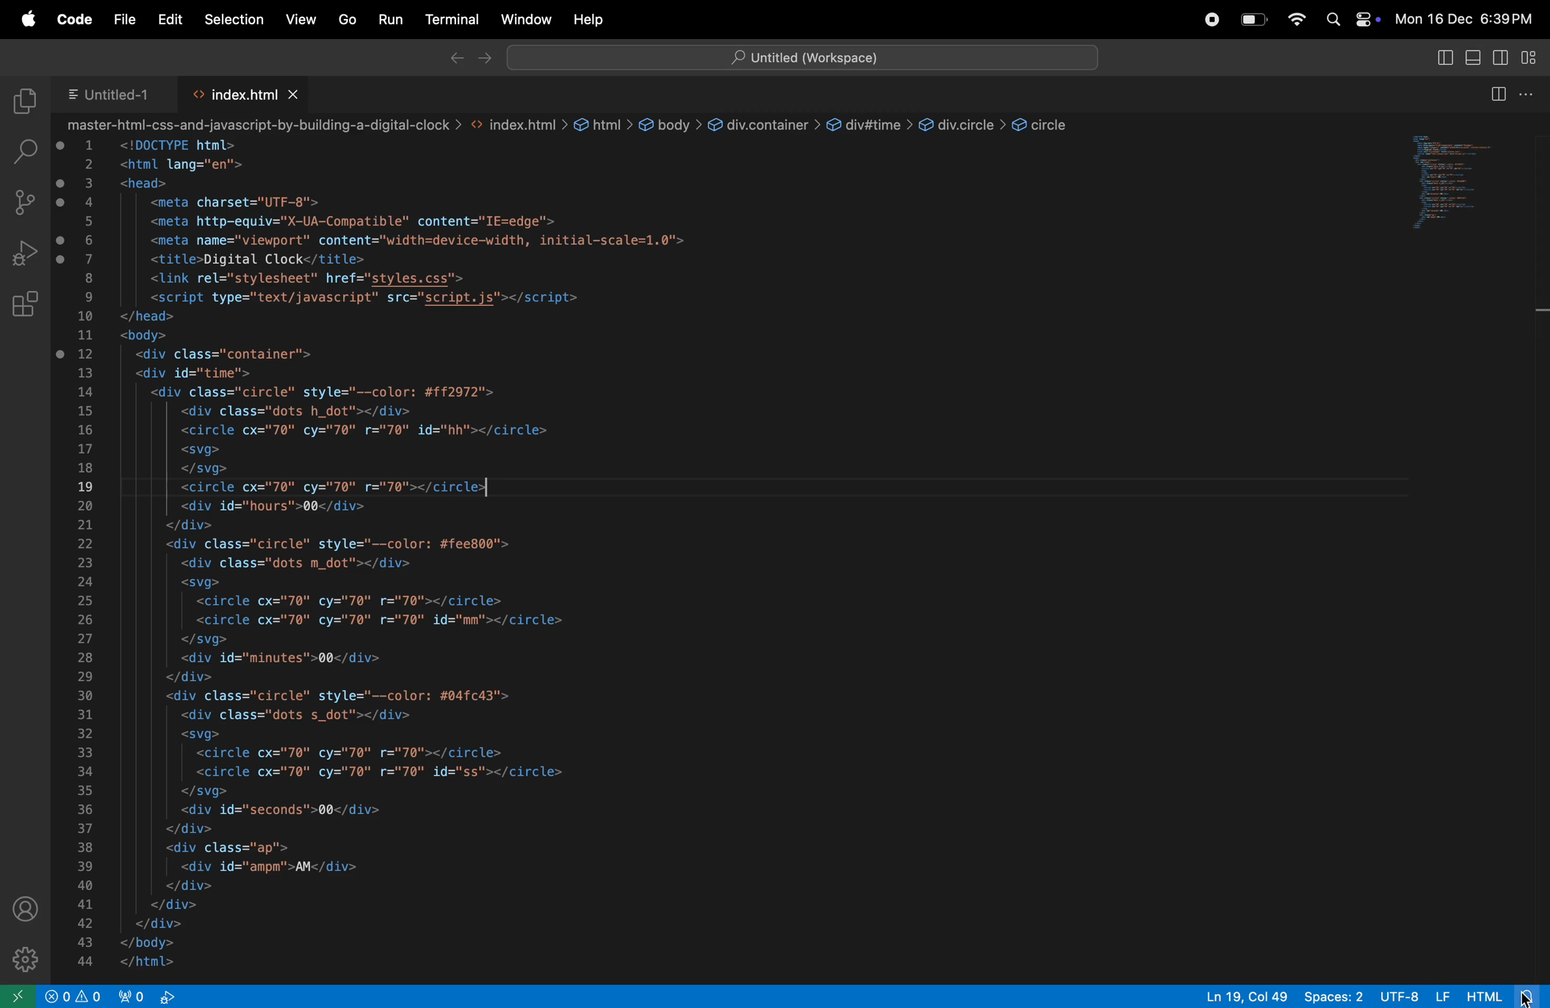  What do you see at coordinates (76, 996) in the screenshot?
I see `problems` at bounding box center [76, 996].